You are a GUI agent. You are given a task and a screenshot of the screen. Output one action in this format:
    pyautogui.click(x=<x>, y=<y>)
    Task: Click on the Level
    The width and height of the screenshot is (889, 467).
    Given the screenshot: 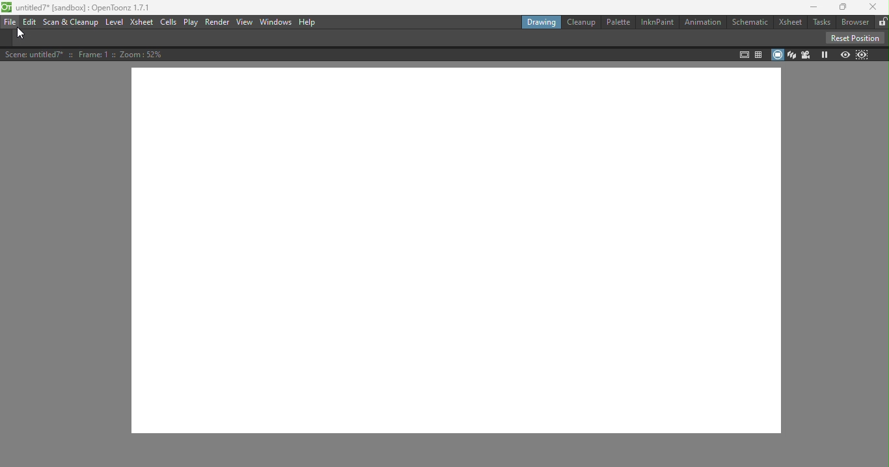 What is the action you would take?
    pyautogui.click(x=114, y=23)
    